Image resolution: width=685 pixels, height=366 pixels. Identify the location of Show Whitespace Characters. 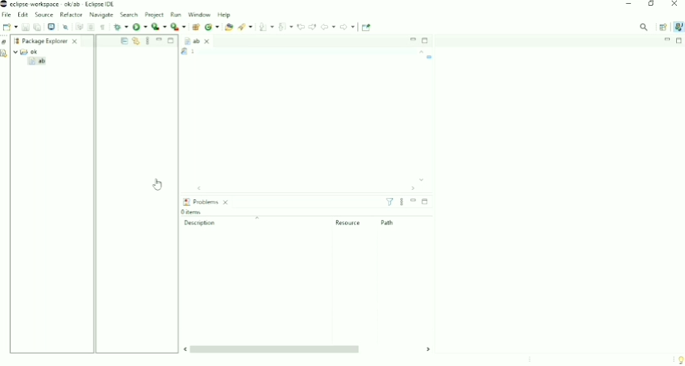
(103, 28).